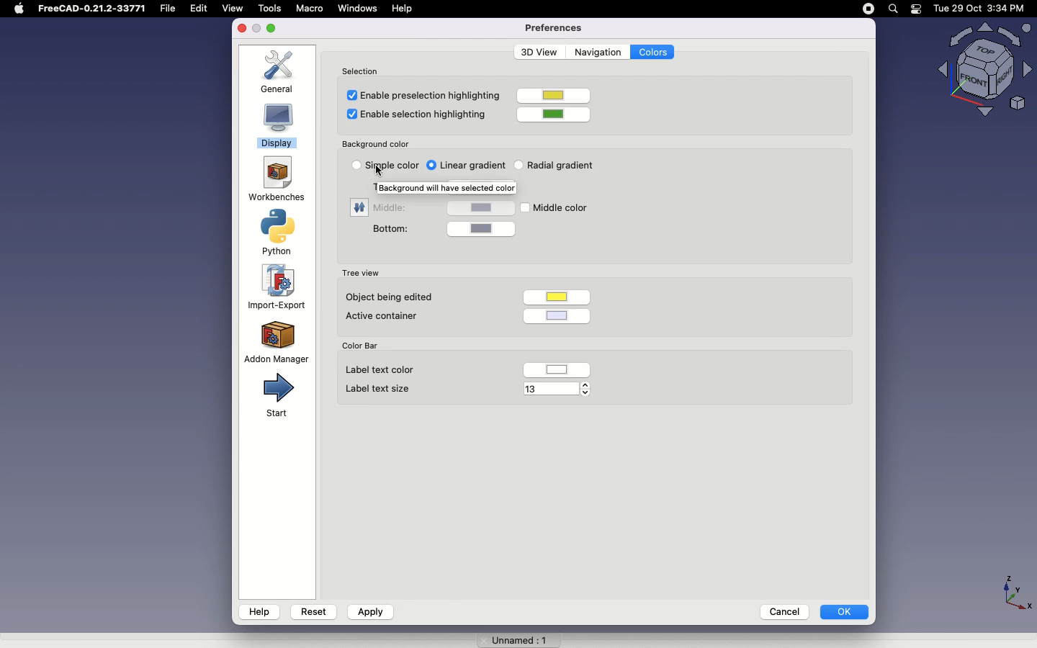 The height and width of the screenshot is (648, 1037). Describe the element at coordinates (314, 610) in the screenshot. I see `Reset` at that location.